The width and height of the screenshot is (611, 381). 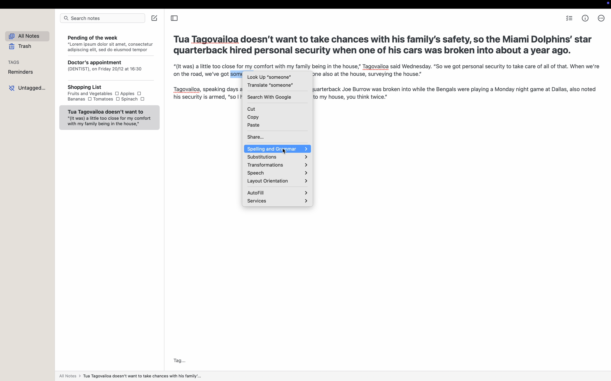 I want to click on share, so click(x=277, y=136).